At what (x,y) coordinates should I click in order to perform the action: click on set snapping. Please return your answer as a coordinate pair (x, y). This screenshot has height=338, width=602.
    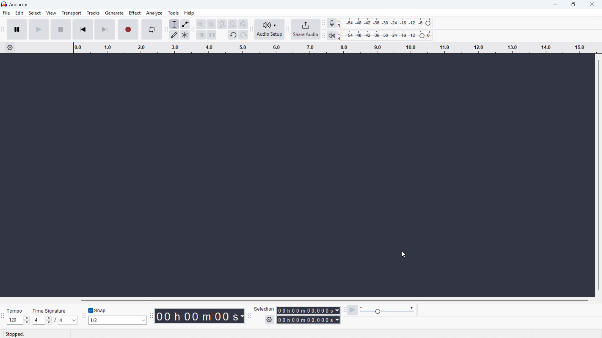
    Looking at the image, I should click on (117, 320).